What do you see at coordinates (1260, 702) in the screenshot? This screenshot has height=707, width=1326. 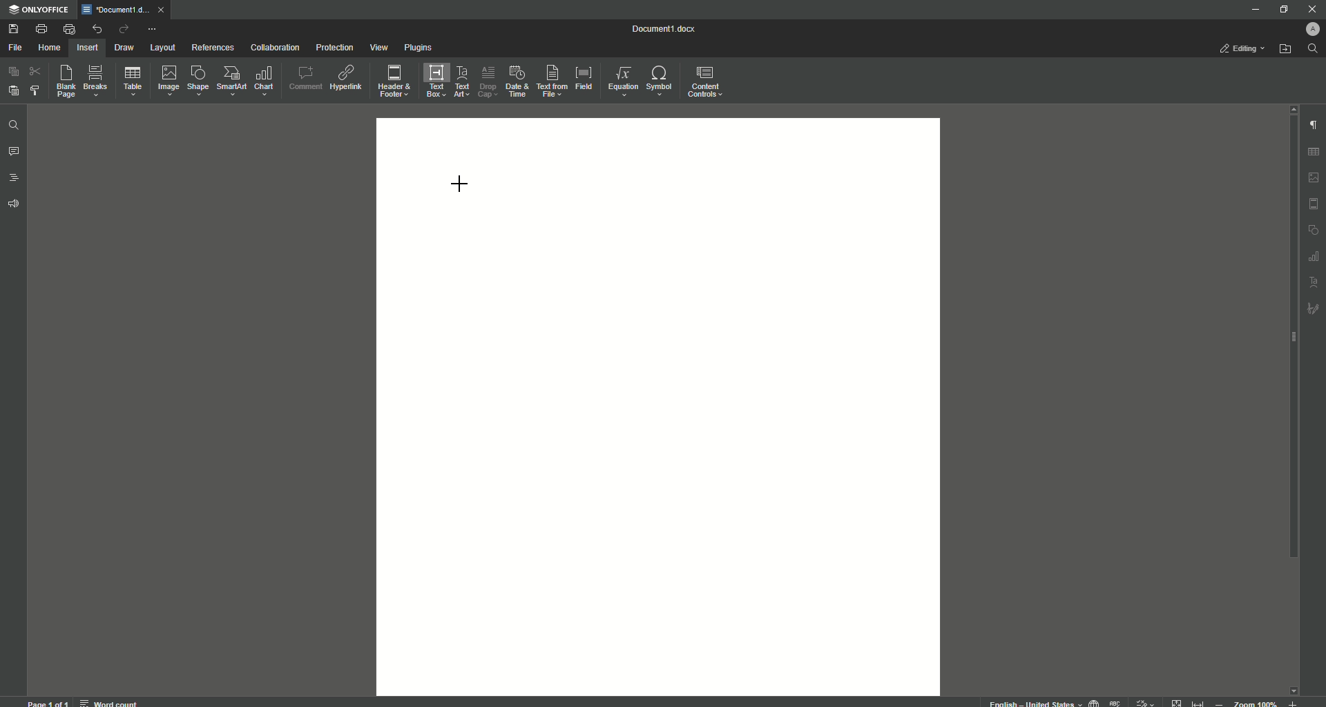 I see `zoom out or zoom in` at bounding box center [1260, 702].